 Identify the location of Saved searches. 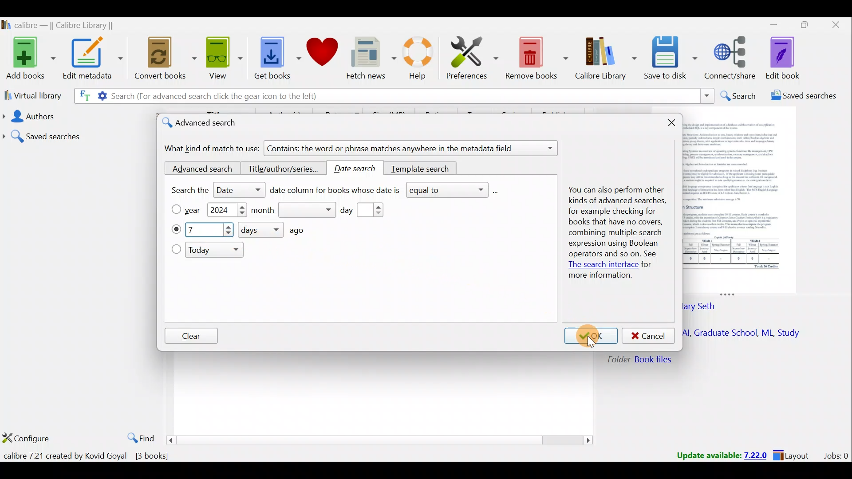
(78, 133).